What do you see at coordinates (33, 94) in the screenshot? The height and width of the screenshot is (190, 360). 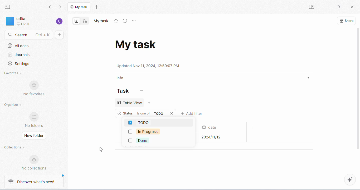 I see `no favorites` at bounding box center [33, 94].